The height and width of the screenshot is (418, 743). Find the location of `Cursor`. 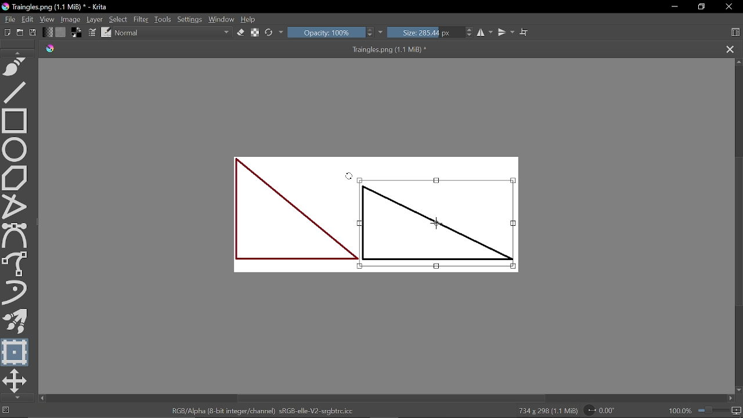

Cursor is located at coordinates (435, 223).